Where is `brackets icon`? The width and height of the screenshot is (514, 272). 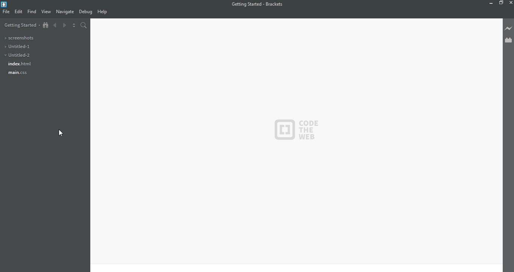
brackets icon is located at coordinates (5, 3).